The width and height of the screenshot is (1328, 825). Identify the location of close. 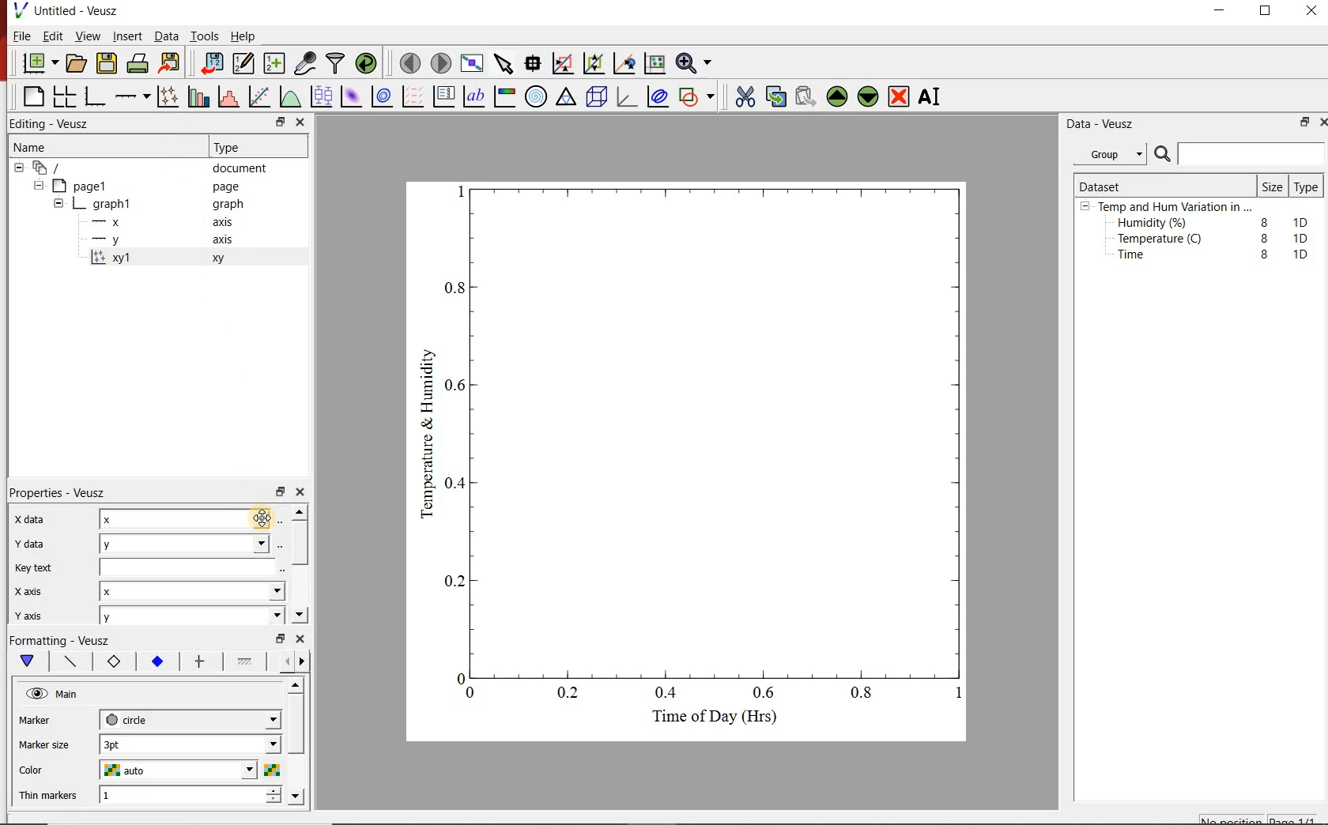
(1320, 122).